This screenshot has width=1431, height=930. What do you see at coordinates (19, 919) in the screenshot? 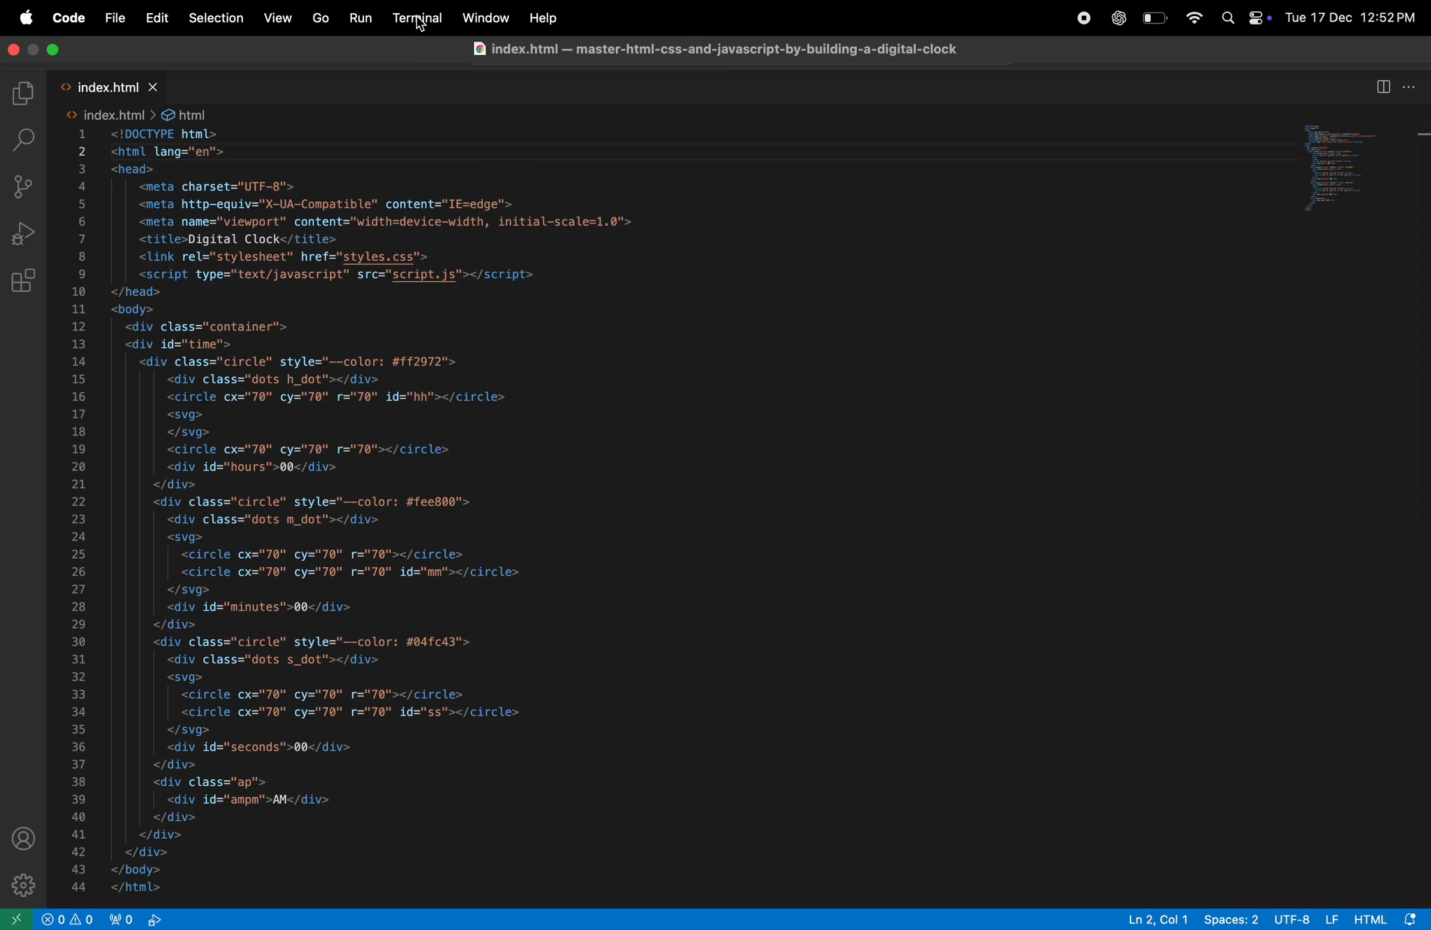
I see `open remote` at bounding box center [19, 919].